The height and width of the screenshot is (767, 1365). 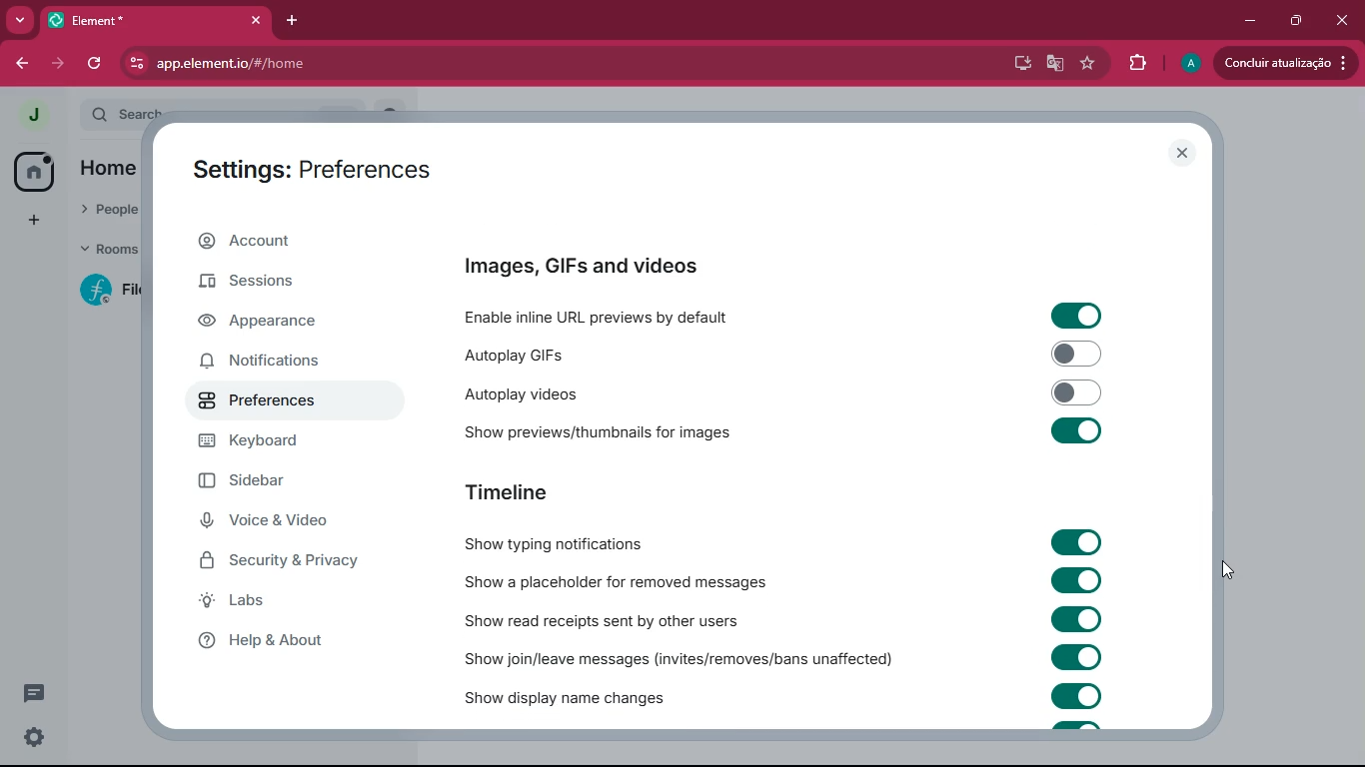 I want to click on favourite, so click(x=1089, y=65).